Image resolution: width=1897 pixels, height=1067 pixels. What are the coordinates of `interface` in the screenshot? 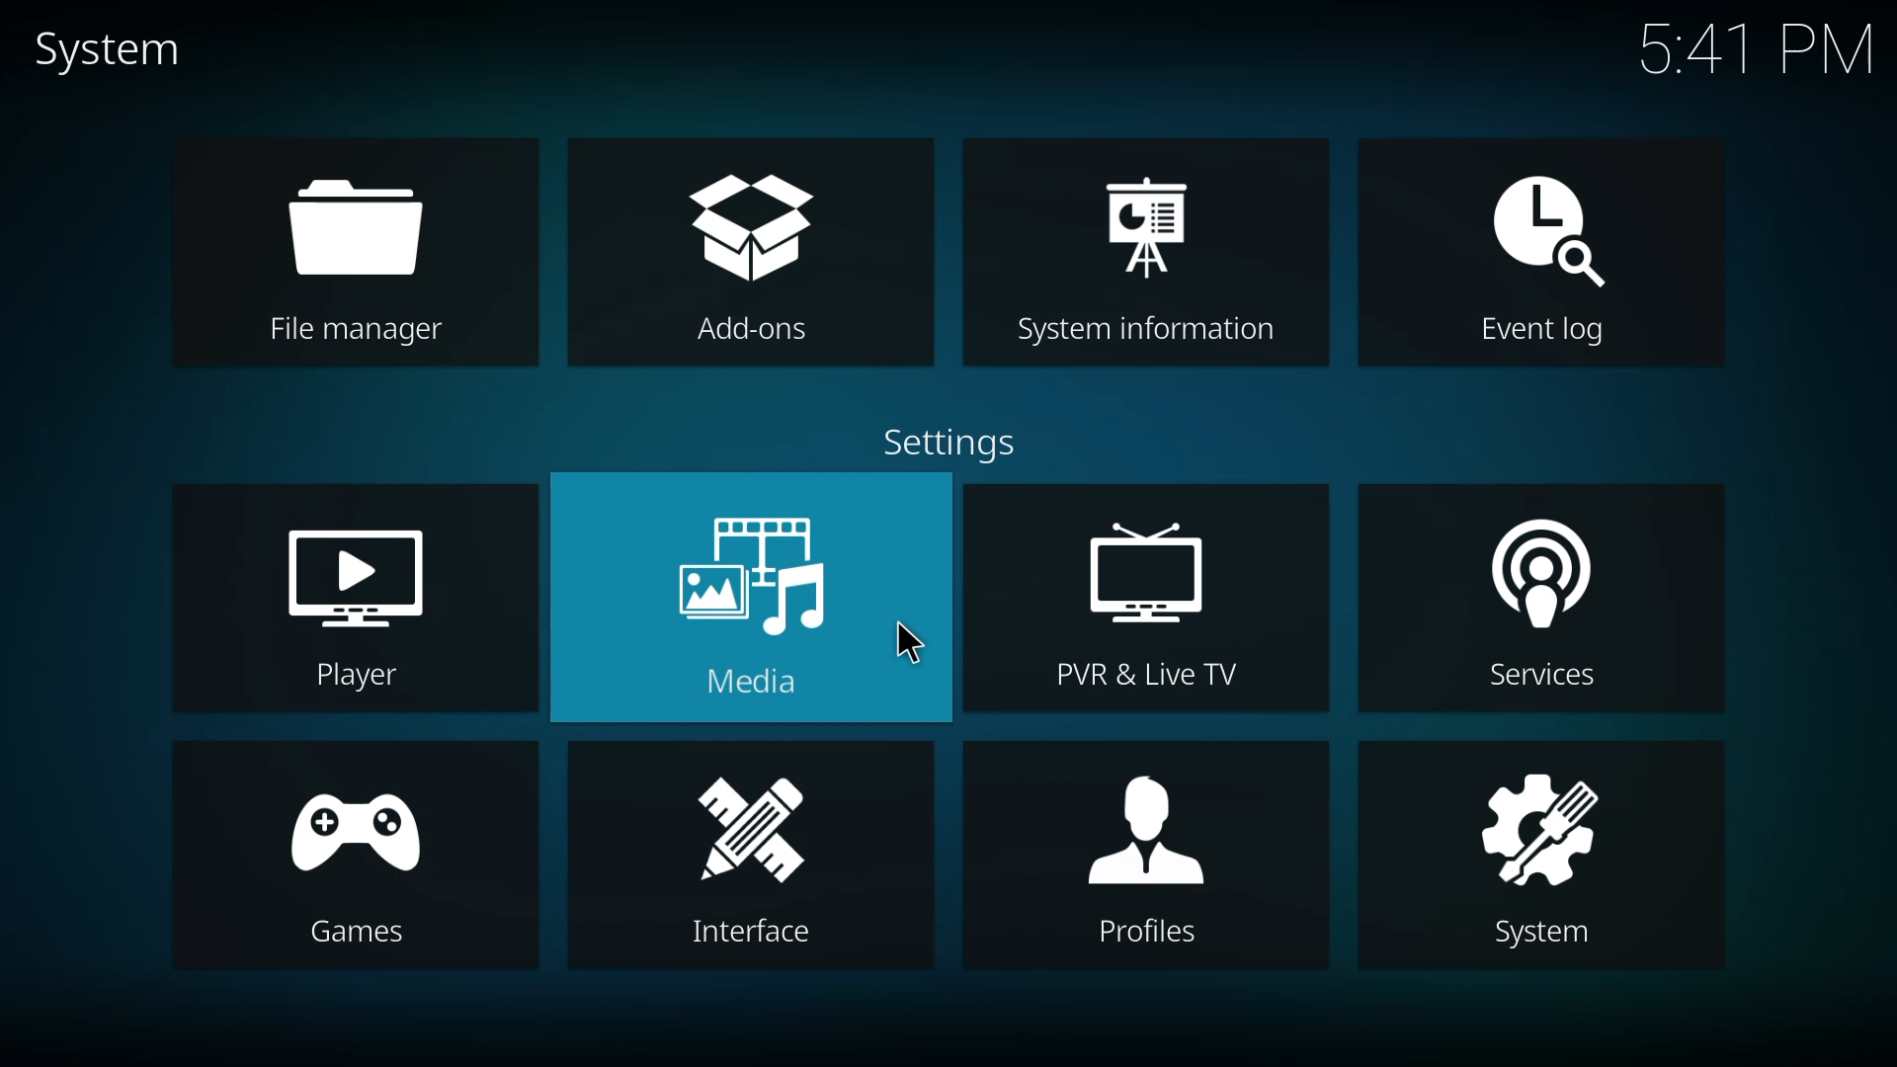 It's located at (759, 859).